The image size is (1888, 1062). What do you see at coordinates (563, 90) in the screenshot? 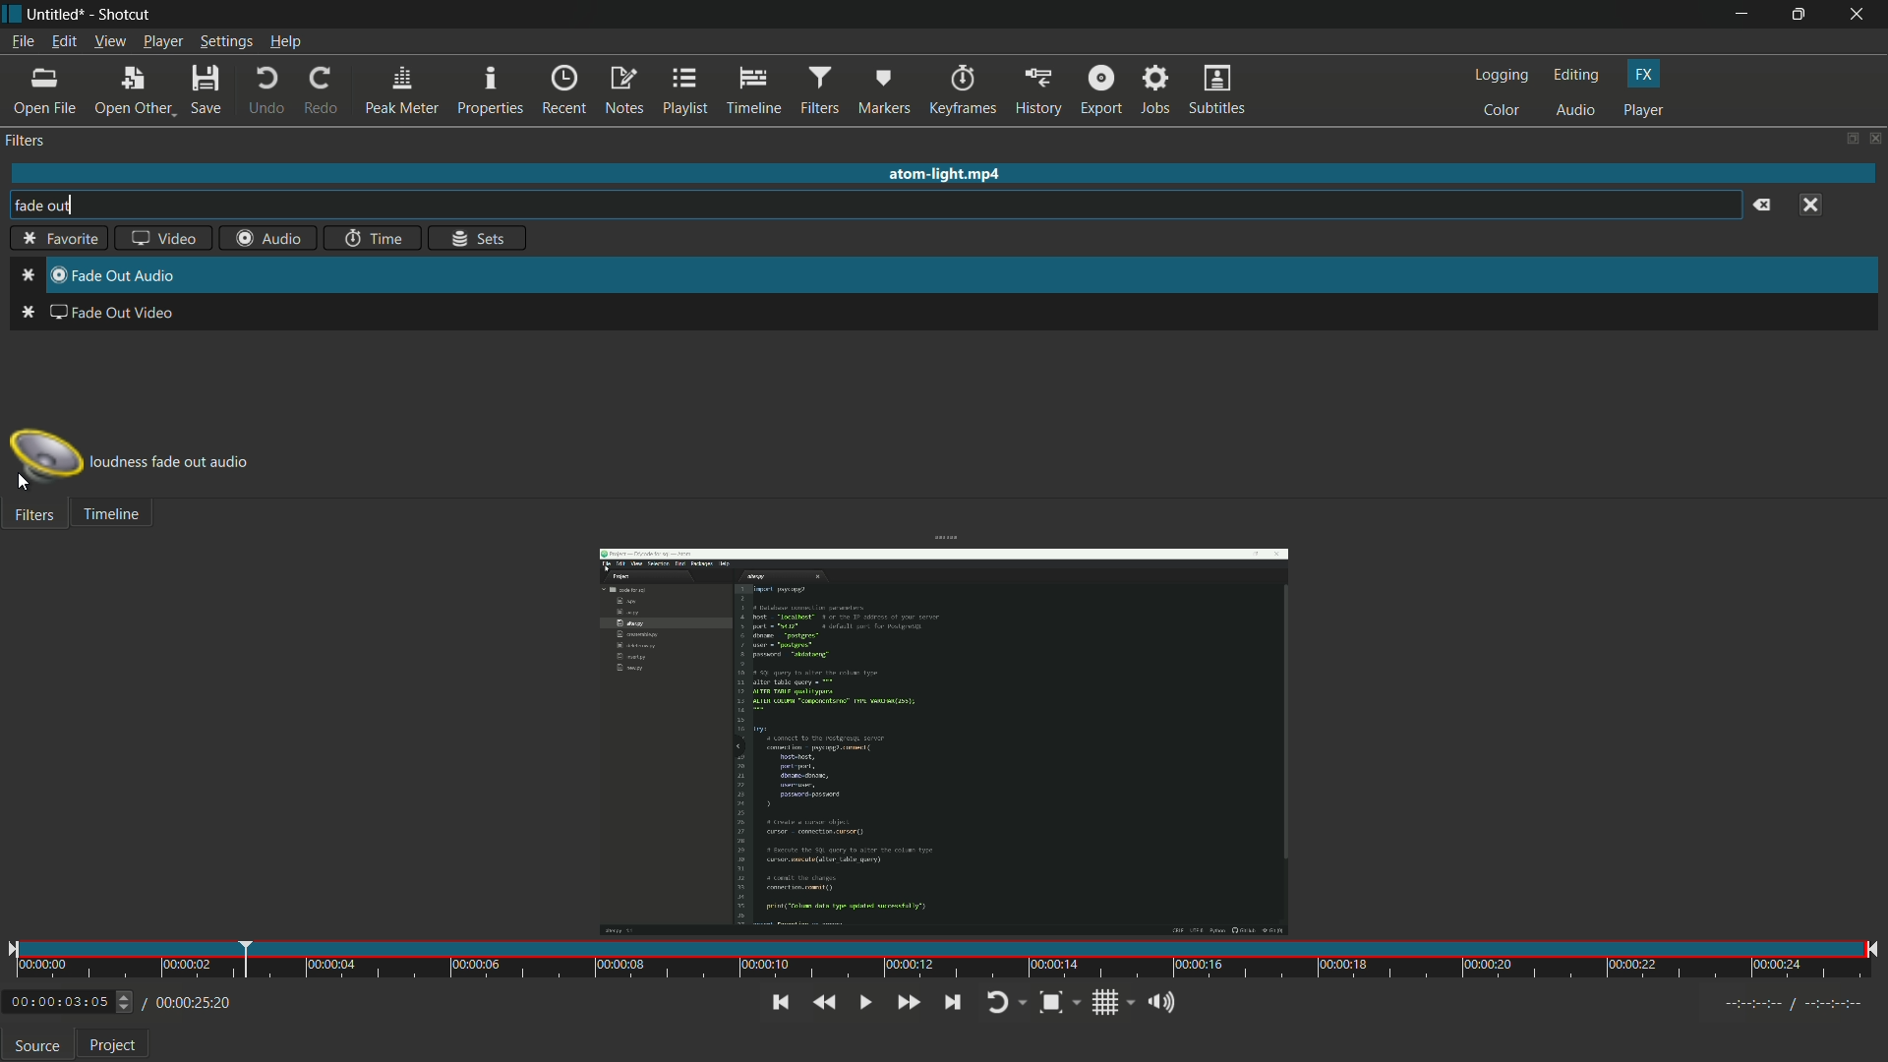
I see `recent` at bounding box center [563, 90].